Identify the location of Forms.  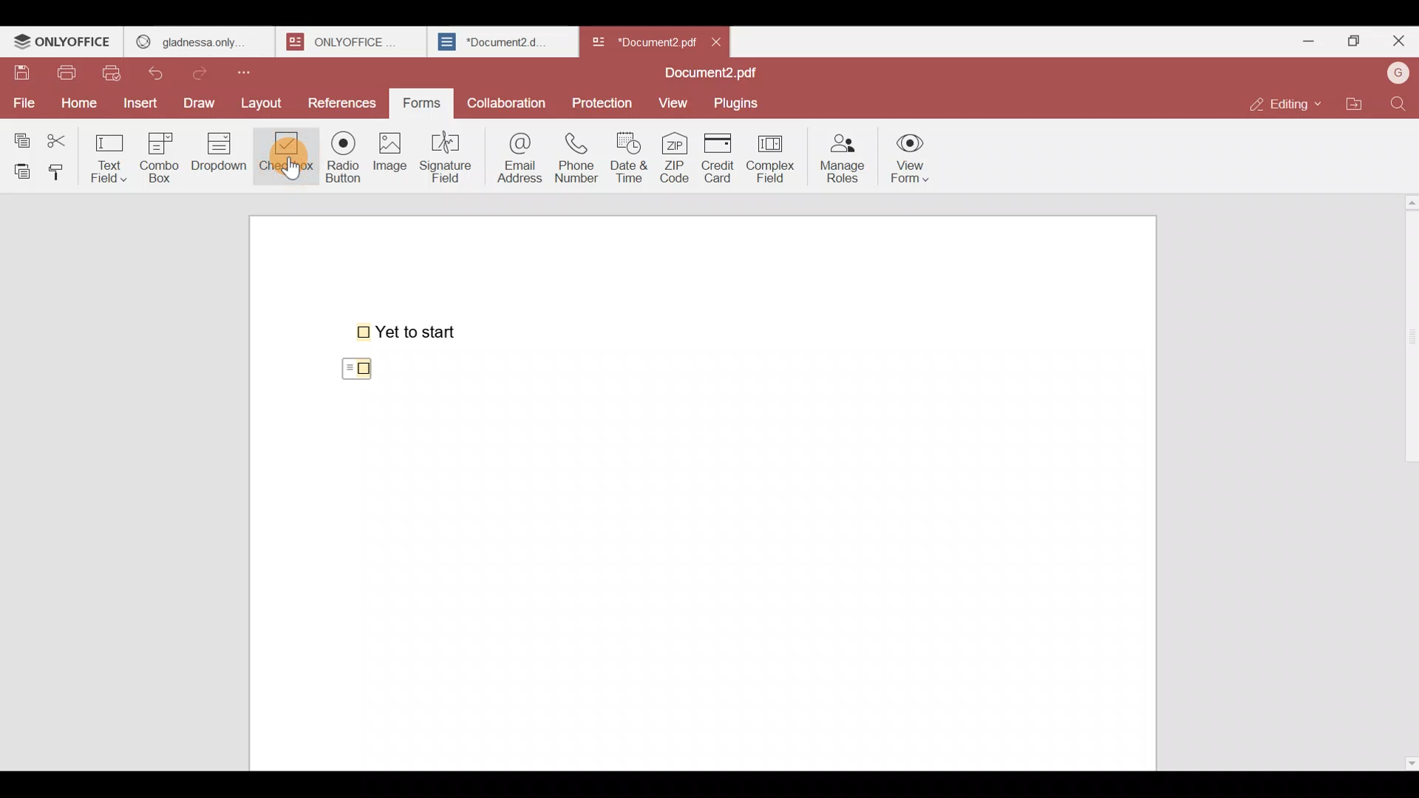
(423, 101).